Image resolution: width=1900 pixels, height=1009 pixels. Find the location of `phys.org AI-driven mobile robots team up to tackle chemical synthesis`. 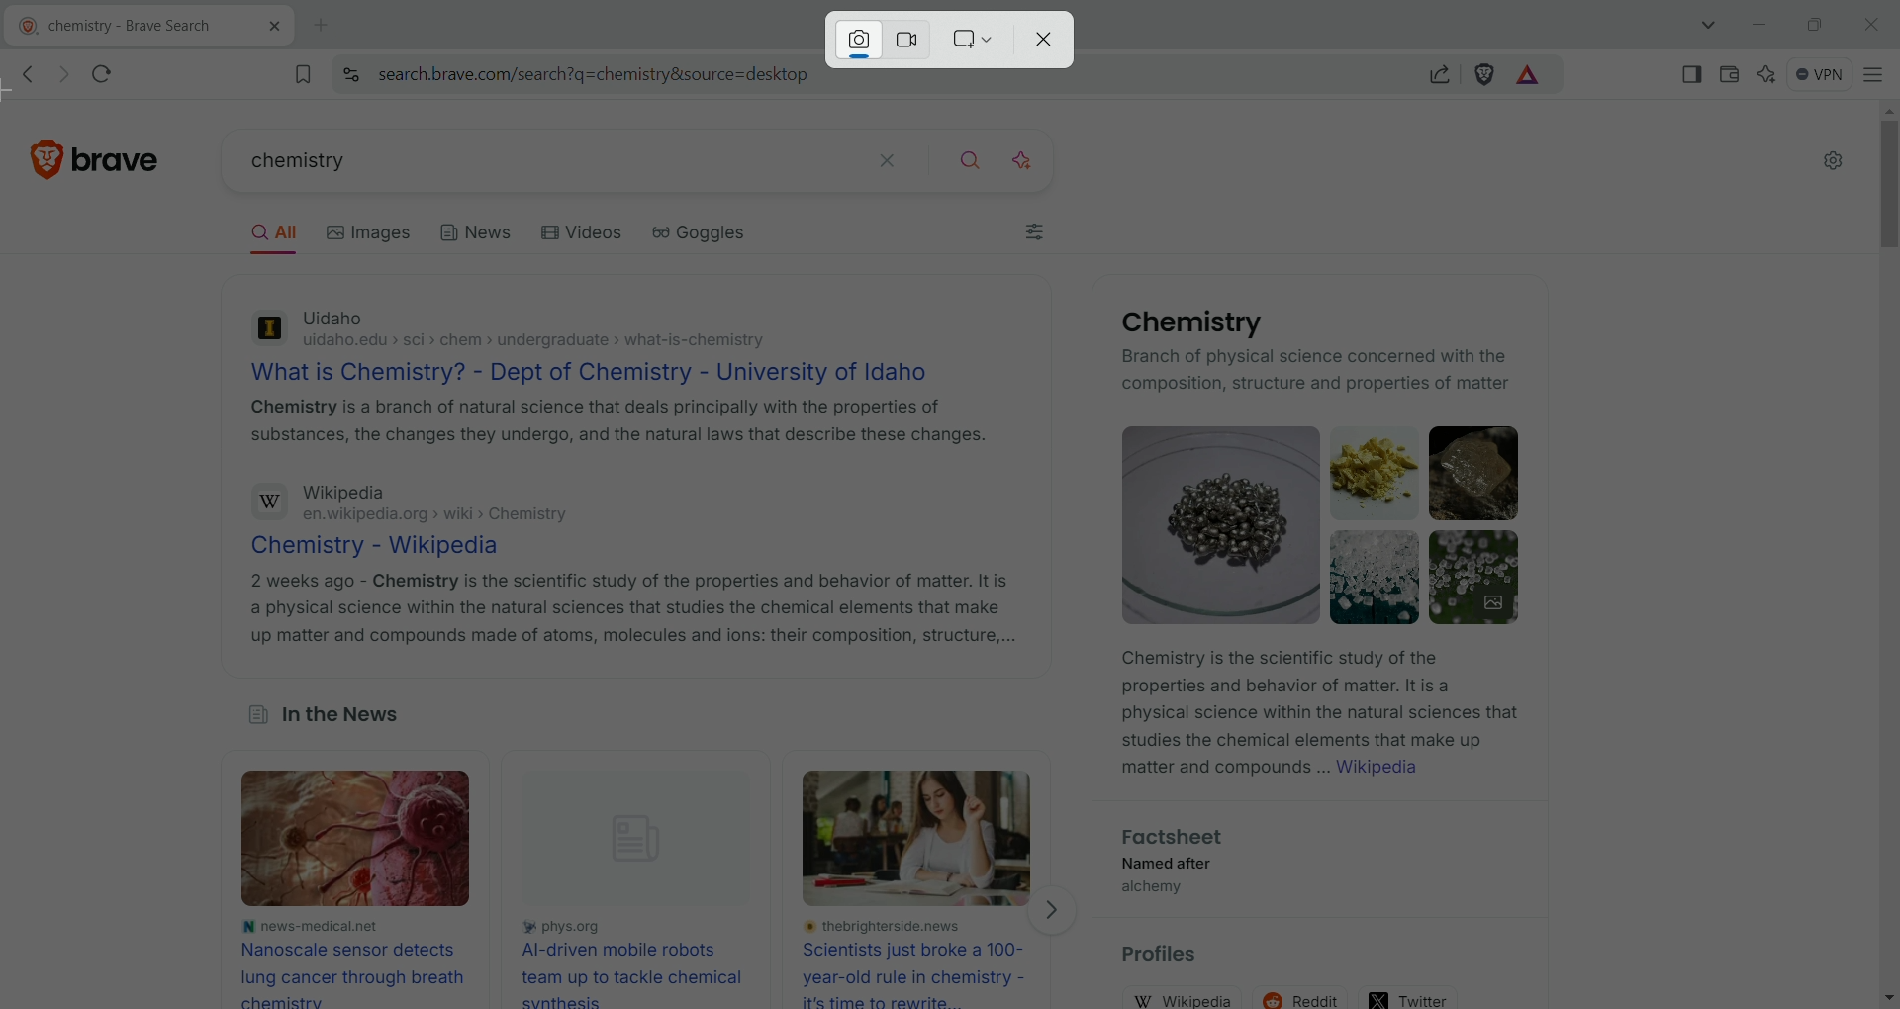

phys.org AI-driven mobile robots team up to tackle chemical synthesis is located at coordinates (635, 962).